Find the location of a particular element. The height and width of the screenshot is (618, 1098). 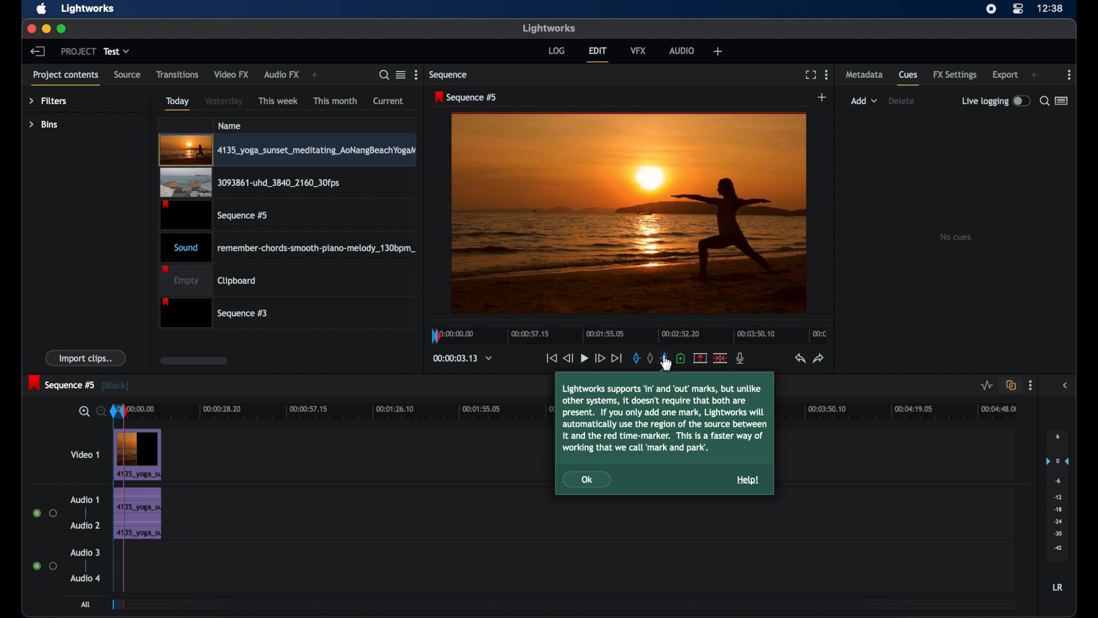

split is located at coordinates (721, 359).